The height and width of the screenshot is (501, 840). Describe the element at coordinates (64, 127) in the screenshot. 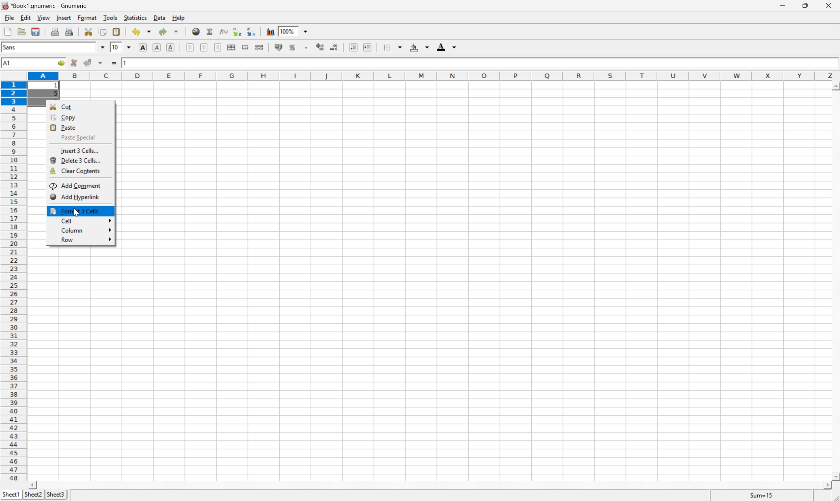

I see `paste` at that location.